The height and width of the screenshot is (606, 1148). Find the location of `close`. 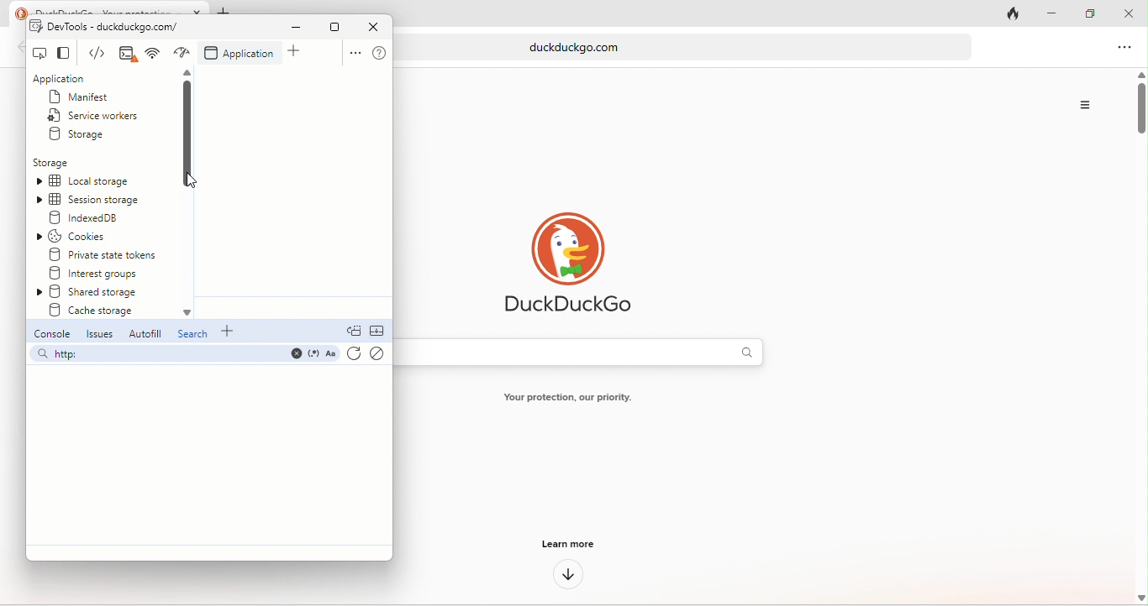

close is located at coordinates (1130, 14).